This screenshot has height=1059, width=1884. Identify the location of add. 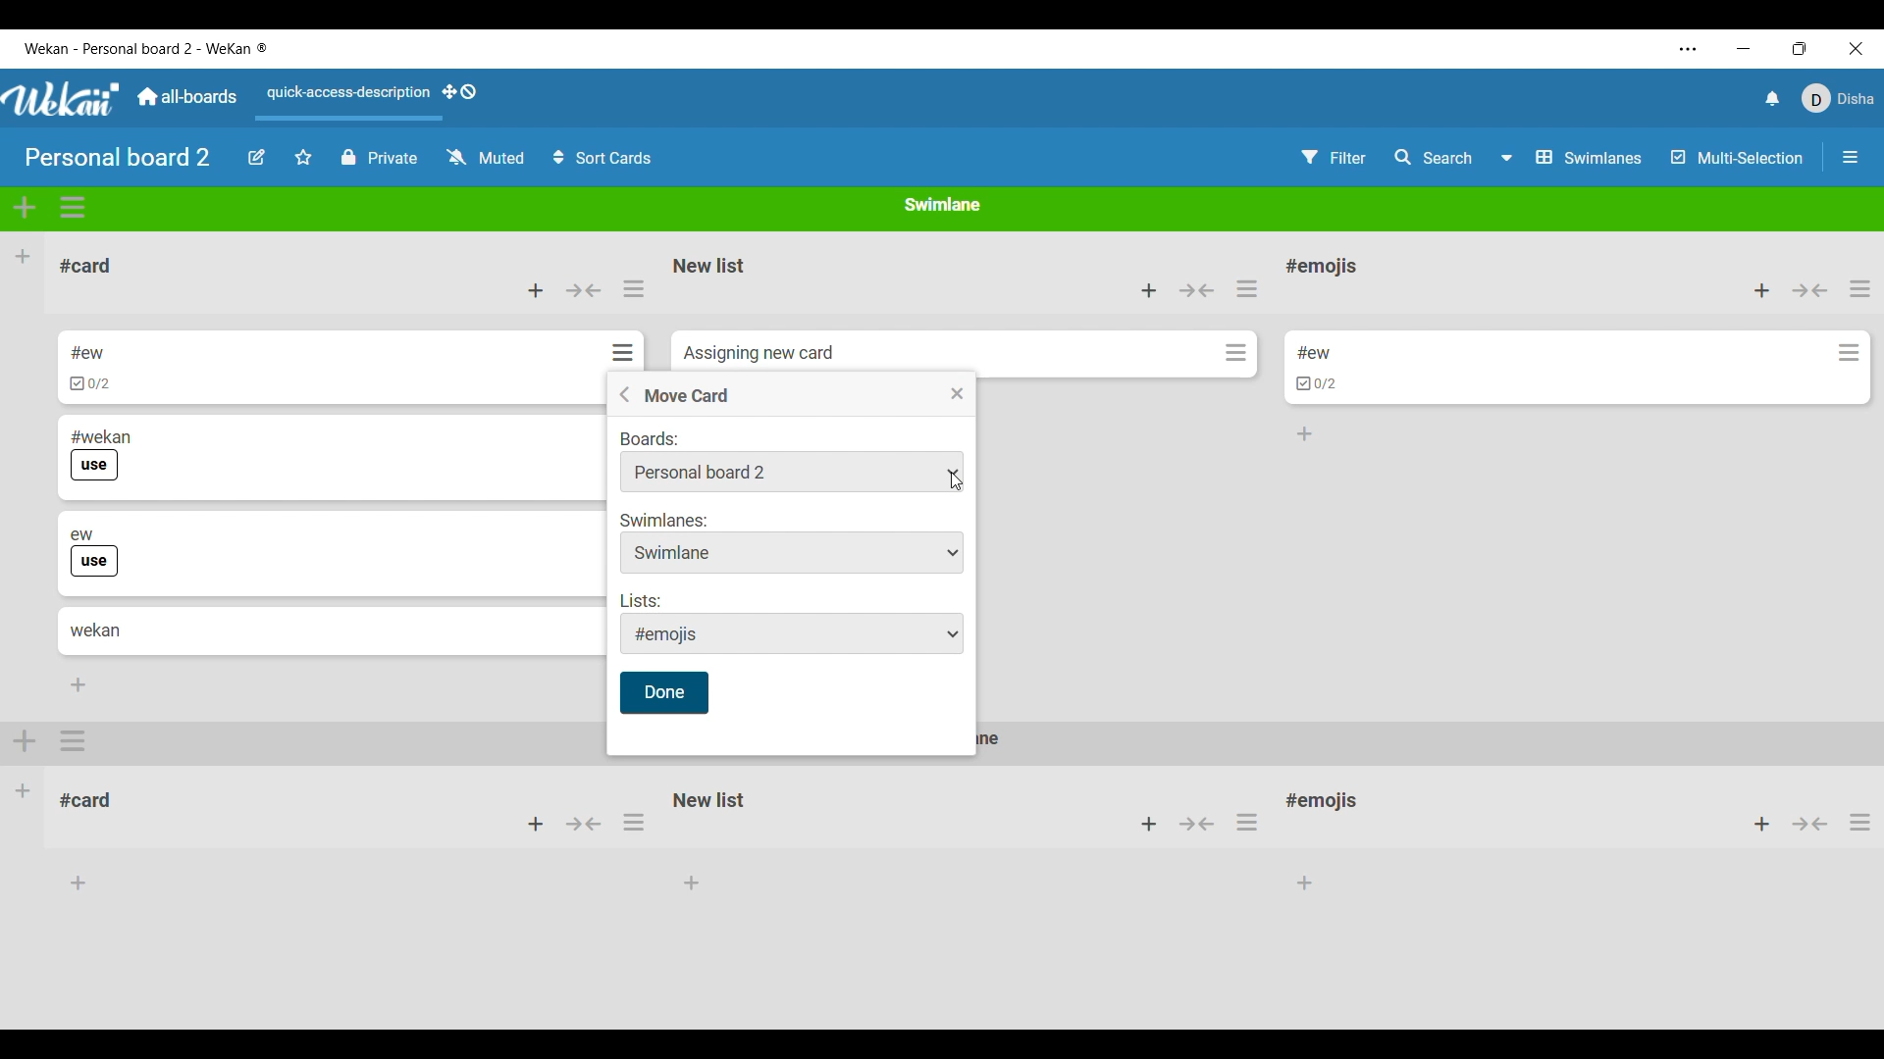
(1752, 825).